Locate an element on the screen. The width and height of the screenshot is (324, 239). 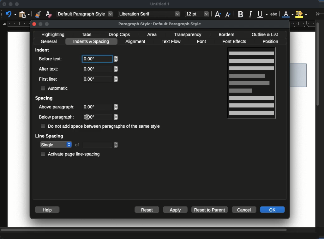
default paragraph style is located at coordinates (85, 14).